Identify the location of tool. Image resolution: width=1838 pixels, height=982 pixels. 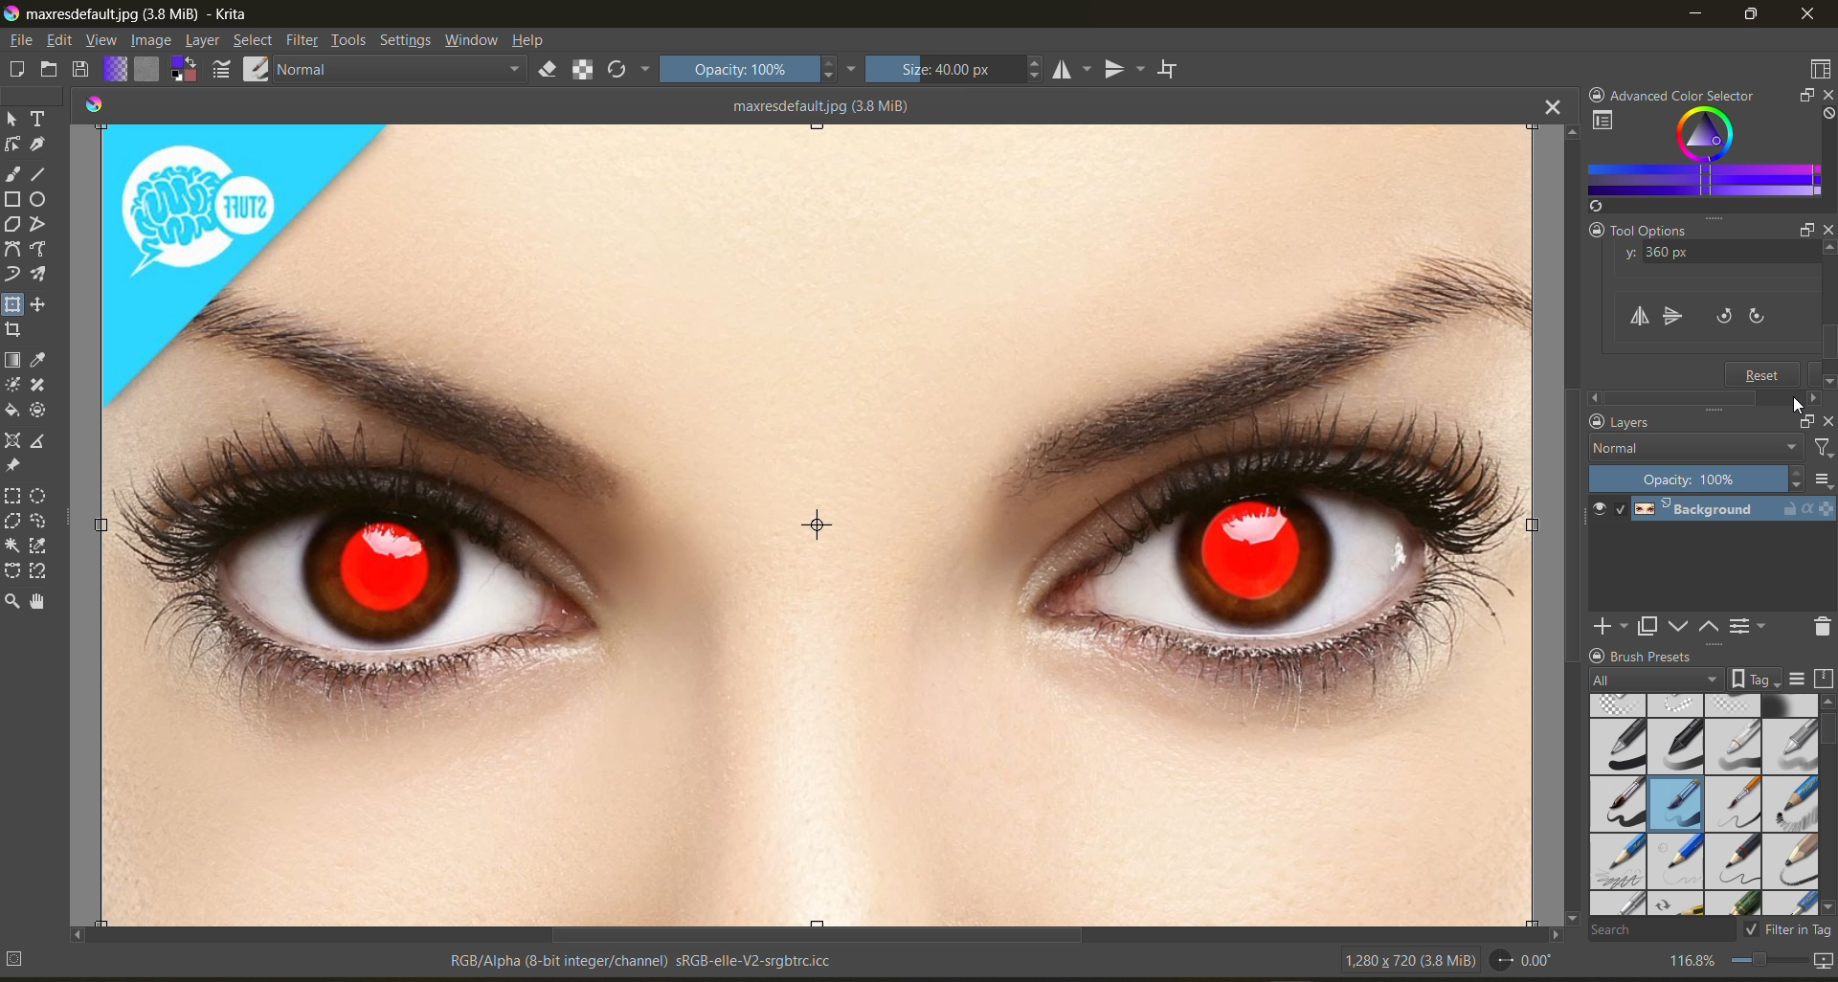
(14, 118).